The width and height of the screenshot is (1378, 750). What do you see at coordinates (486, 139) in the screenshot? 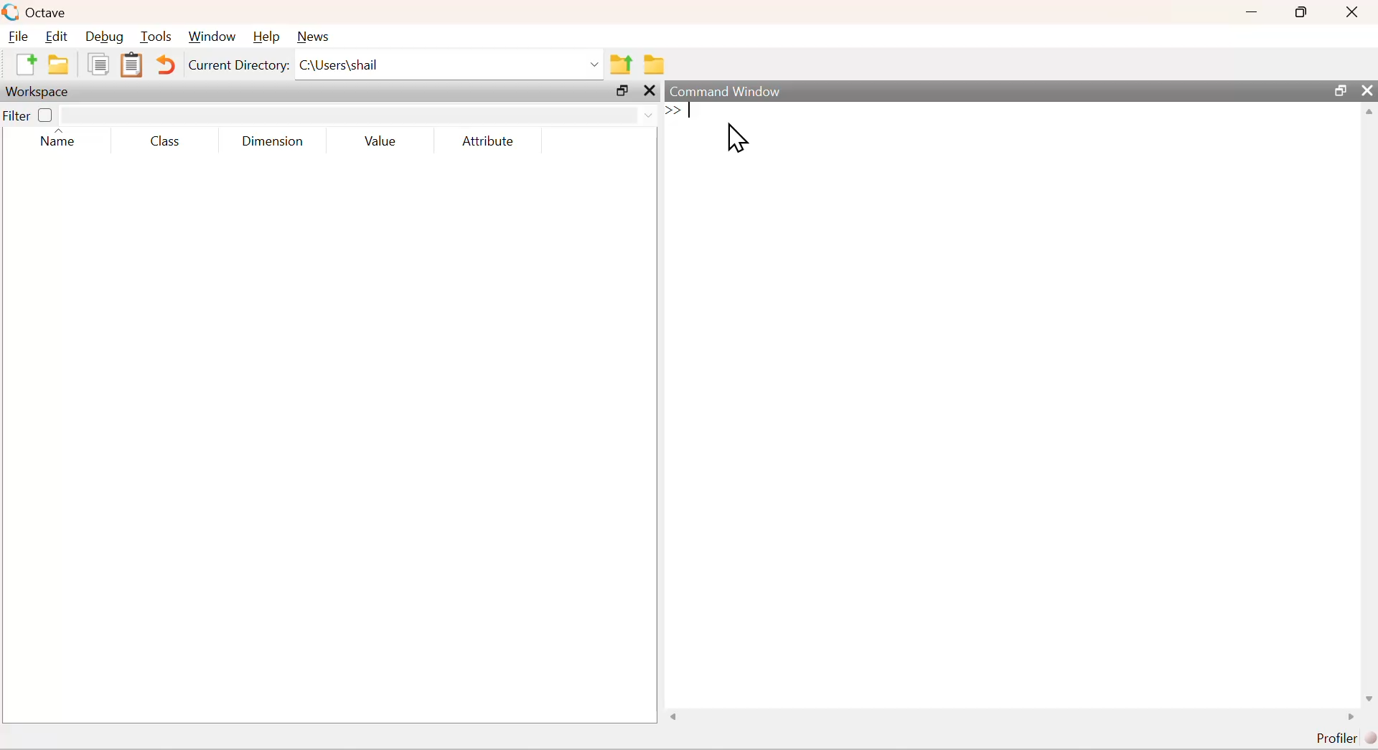
I see `Attribute` at bounding box center [486, 139].